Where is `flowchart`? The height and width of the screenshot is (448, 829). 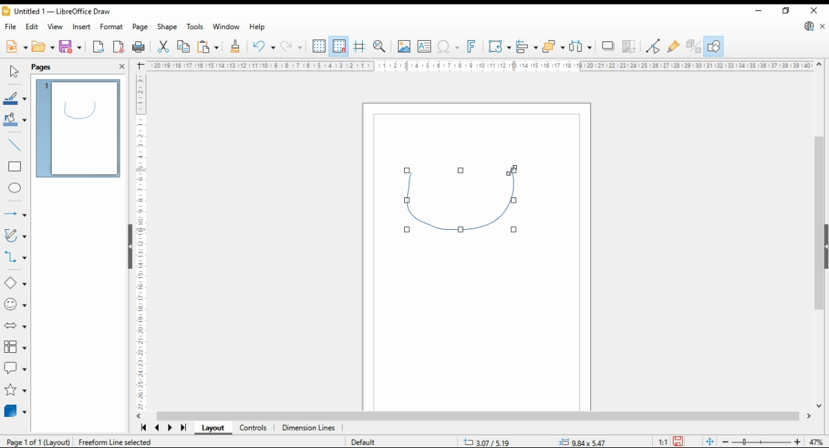
flowchart is located at coordinates (14, 346).